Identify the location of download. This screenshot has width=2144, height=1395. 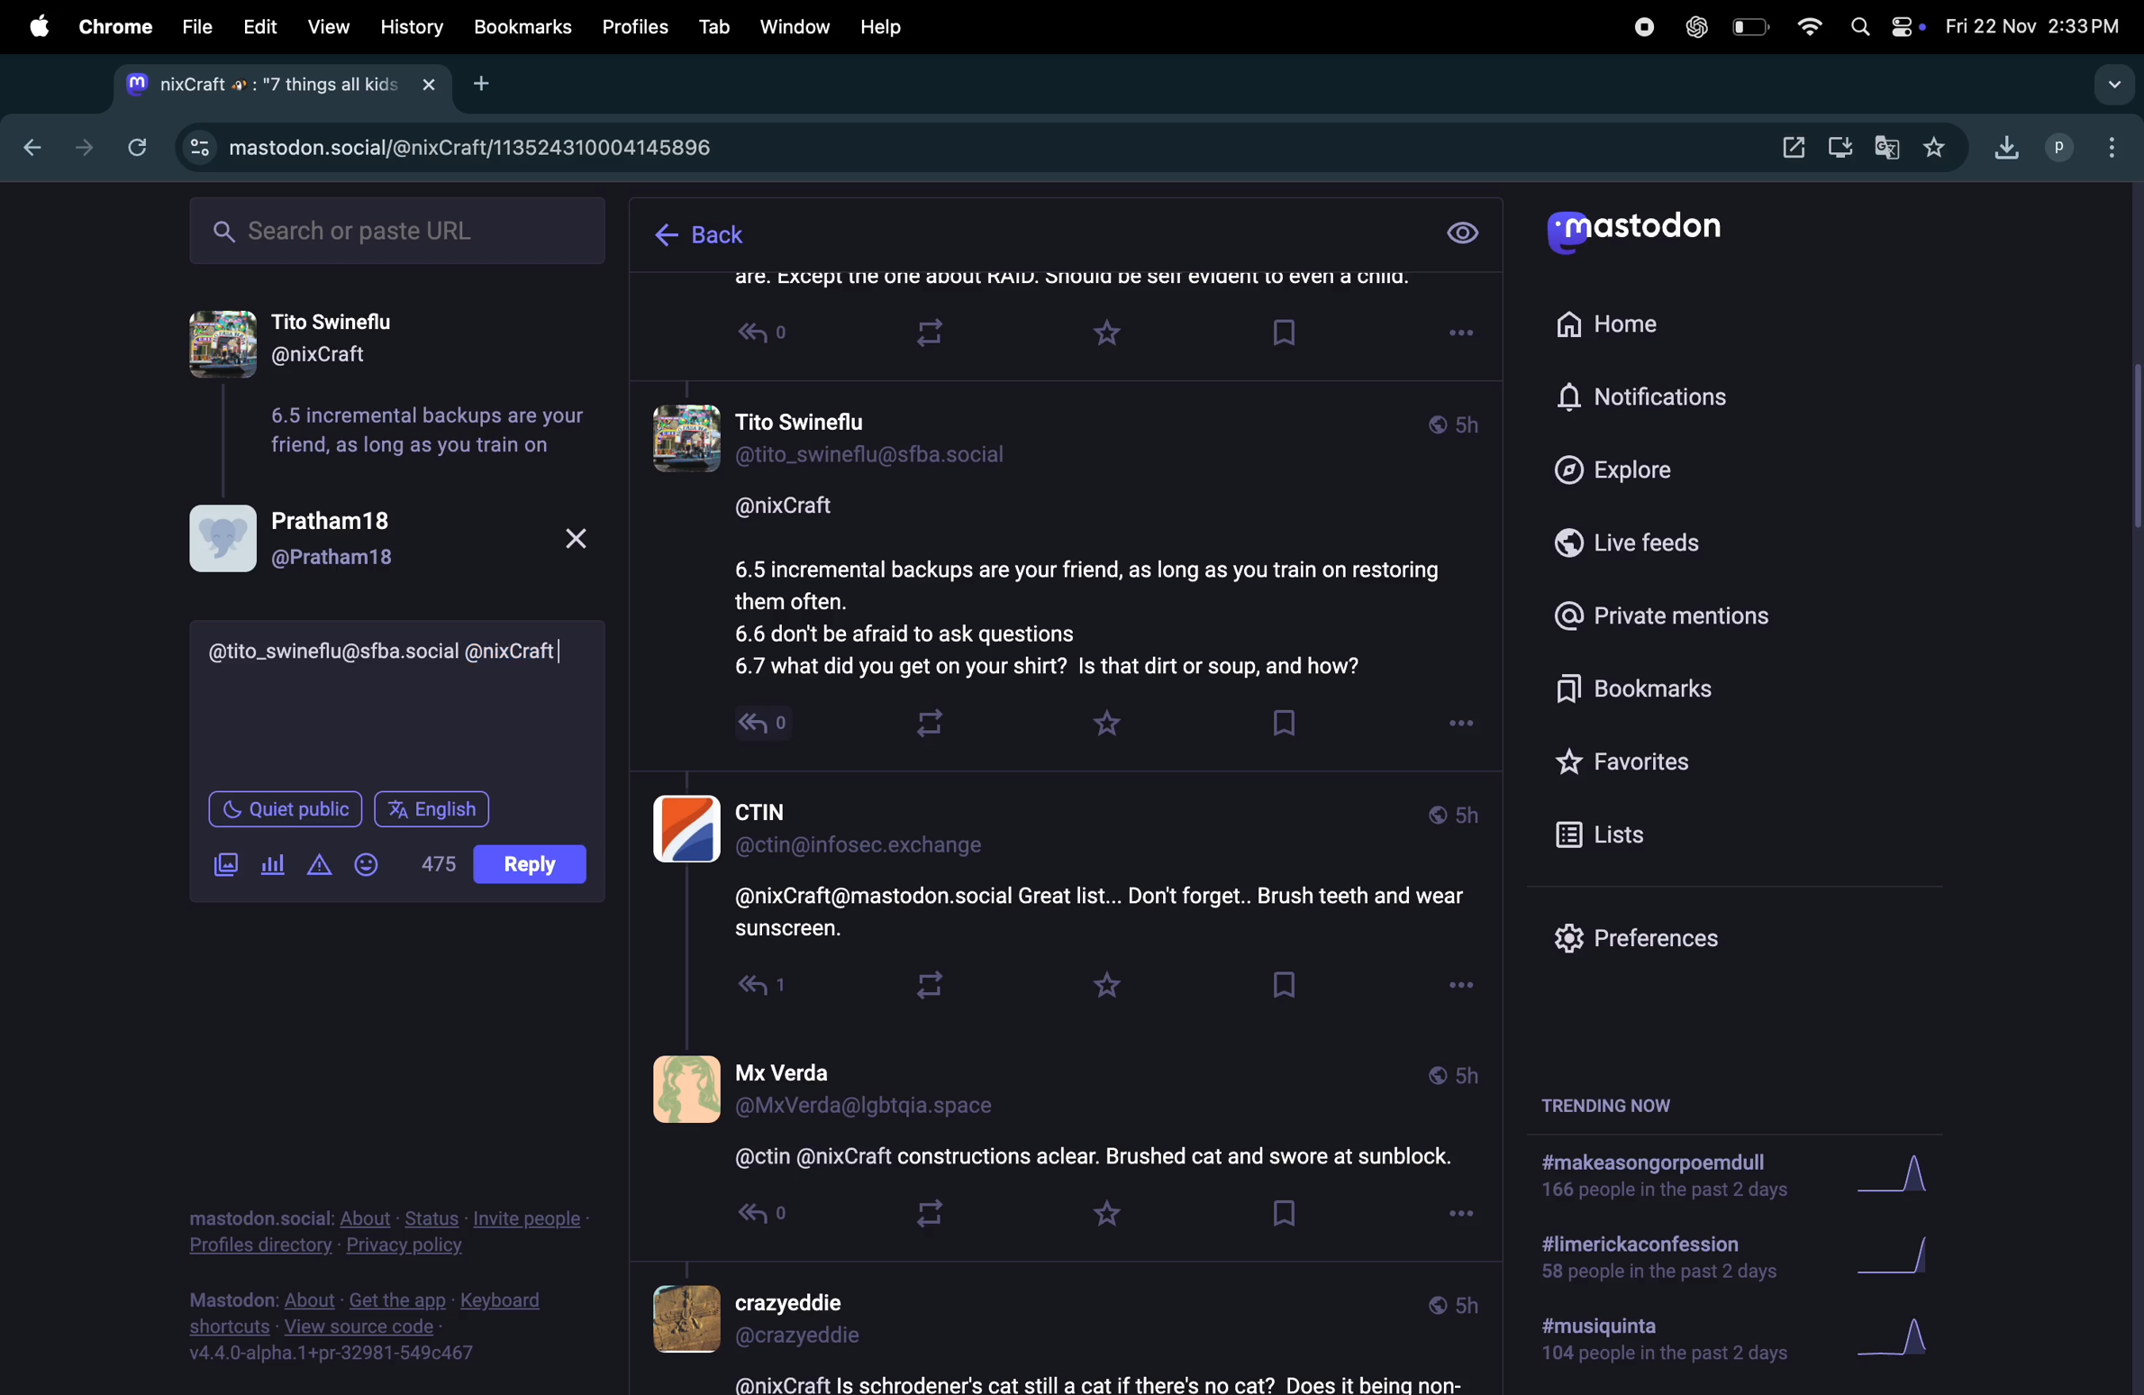
(2003, 151).